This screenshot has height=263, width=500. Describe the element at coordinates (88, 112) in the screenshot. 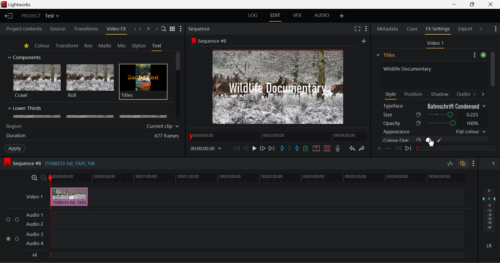

I see `Lower Thirds` at that location.